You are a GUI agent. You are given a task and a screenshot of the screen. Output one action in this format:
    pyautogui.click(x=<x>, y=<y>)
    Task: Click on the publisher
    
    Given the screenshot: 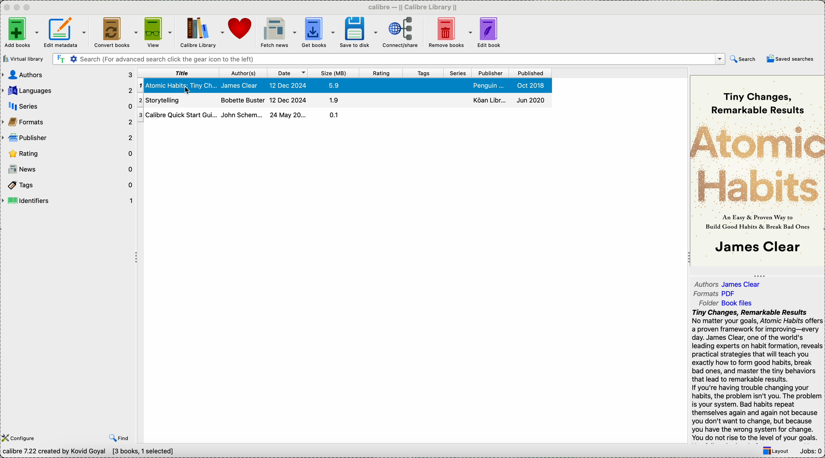 What is the action you would take?
    pyautogui.click(x=492, y=73)
    